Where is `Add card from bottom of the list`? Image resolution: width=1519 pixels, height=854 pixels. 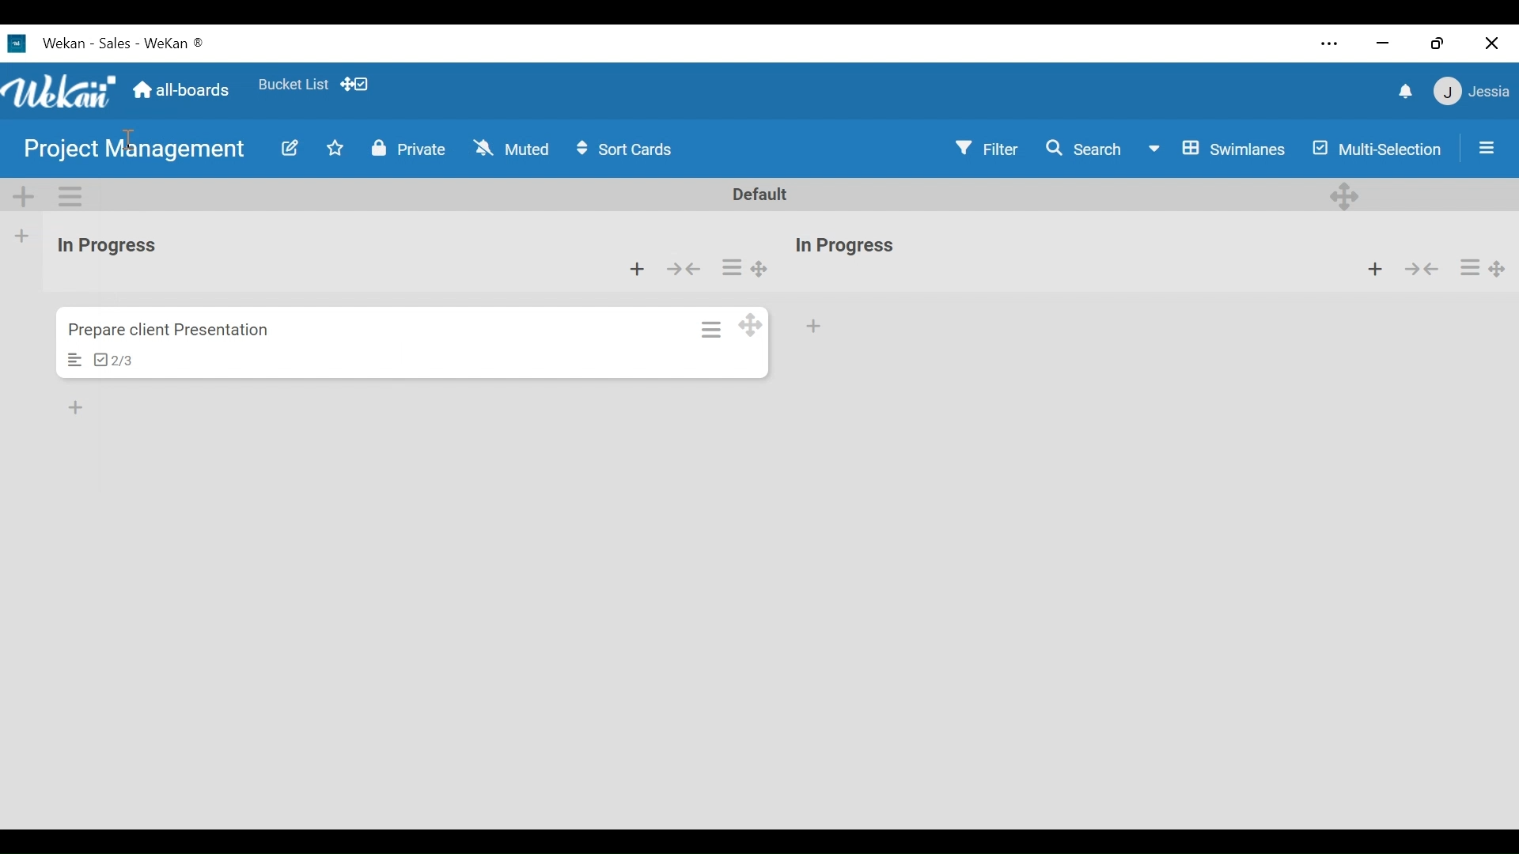 Add card from bottom of the list is located at coordinates (637, 270).